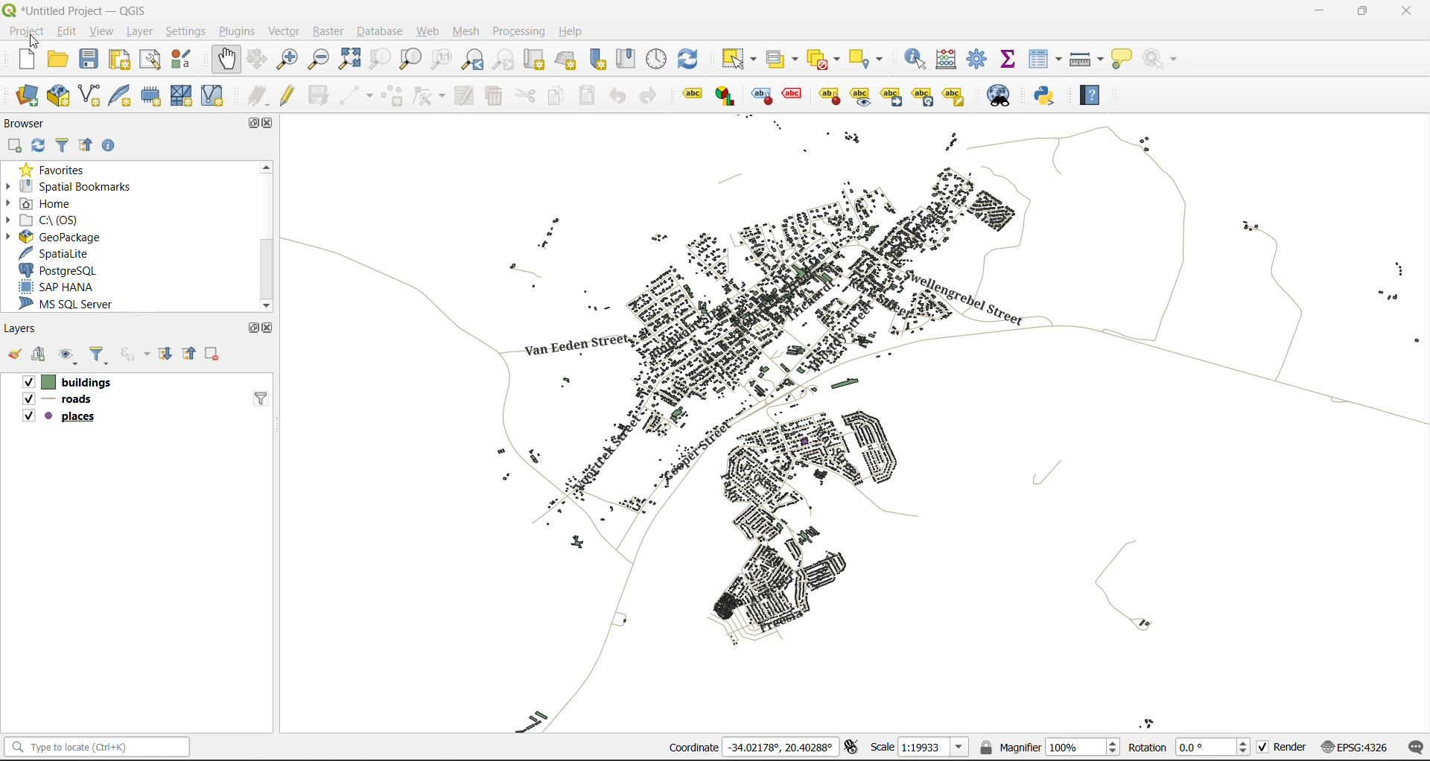 The height and width of the screenshot is (761, 1430). I want to click on vertex tools, so click(425, 97).